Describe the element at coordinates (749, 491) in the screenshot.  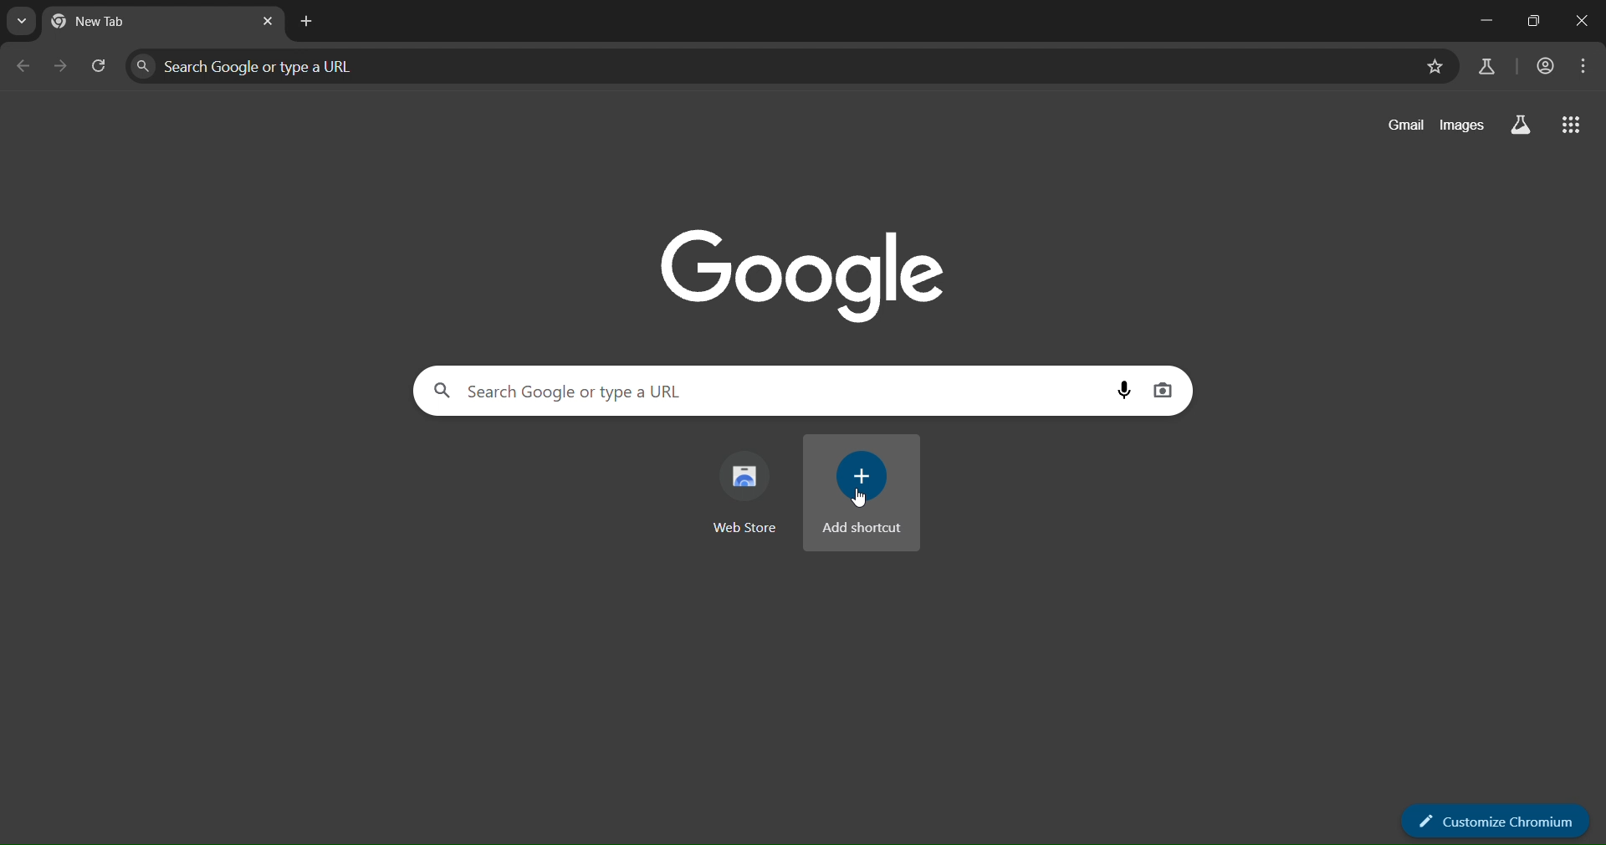
I see `web store` at that location.